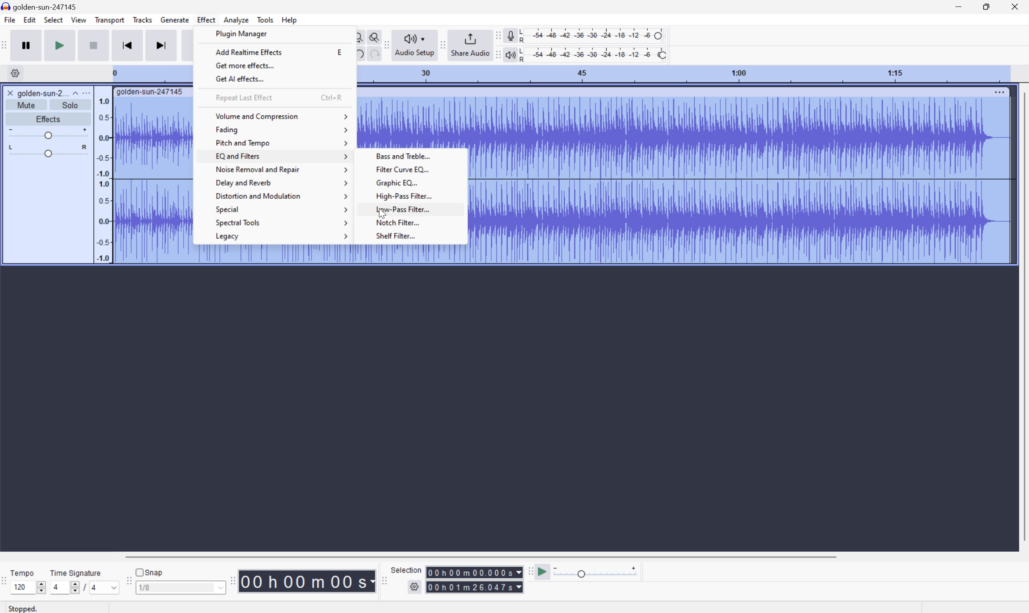 This screenshot has width=1029, height=613. What do you see at coordinates (7, 585) in the screenshot?
I see `Audacity time signature toolbar` at bounding box center [7, 585].